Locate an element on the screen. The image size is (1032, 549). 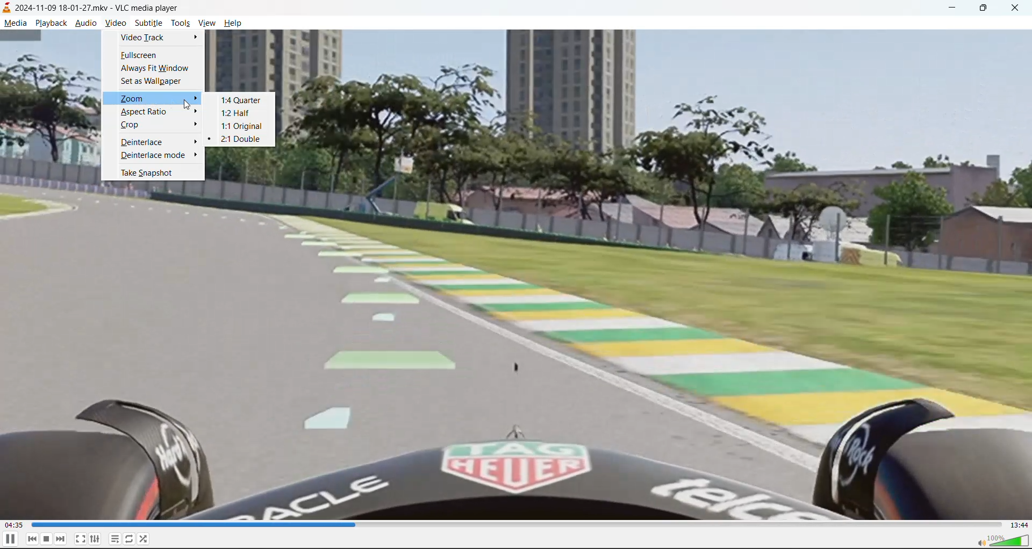
track name and app name is located at coordinates (97, 8).